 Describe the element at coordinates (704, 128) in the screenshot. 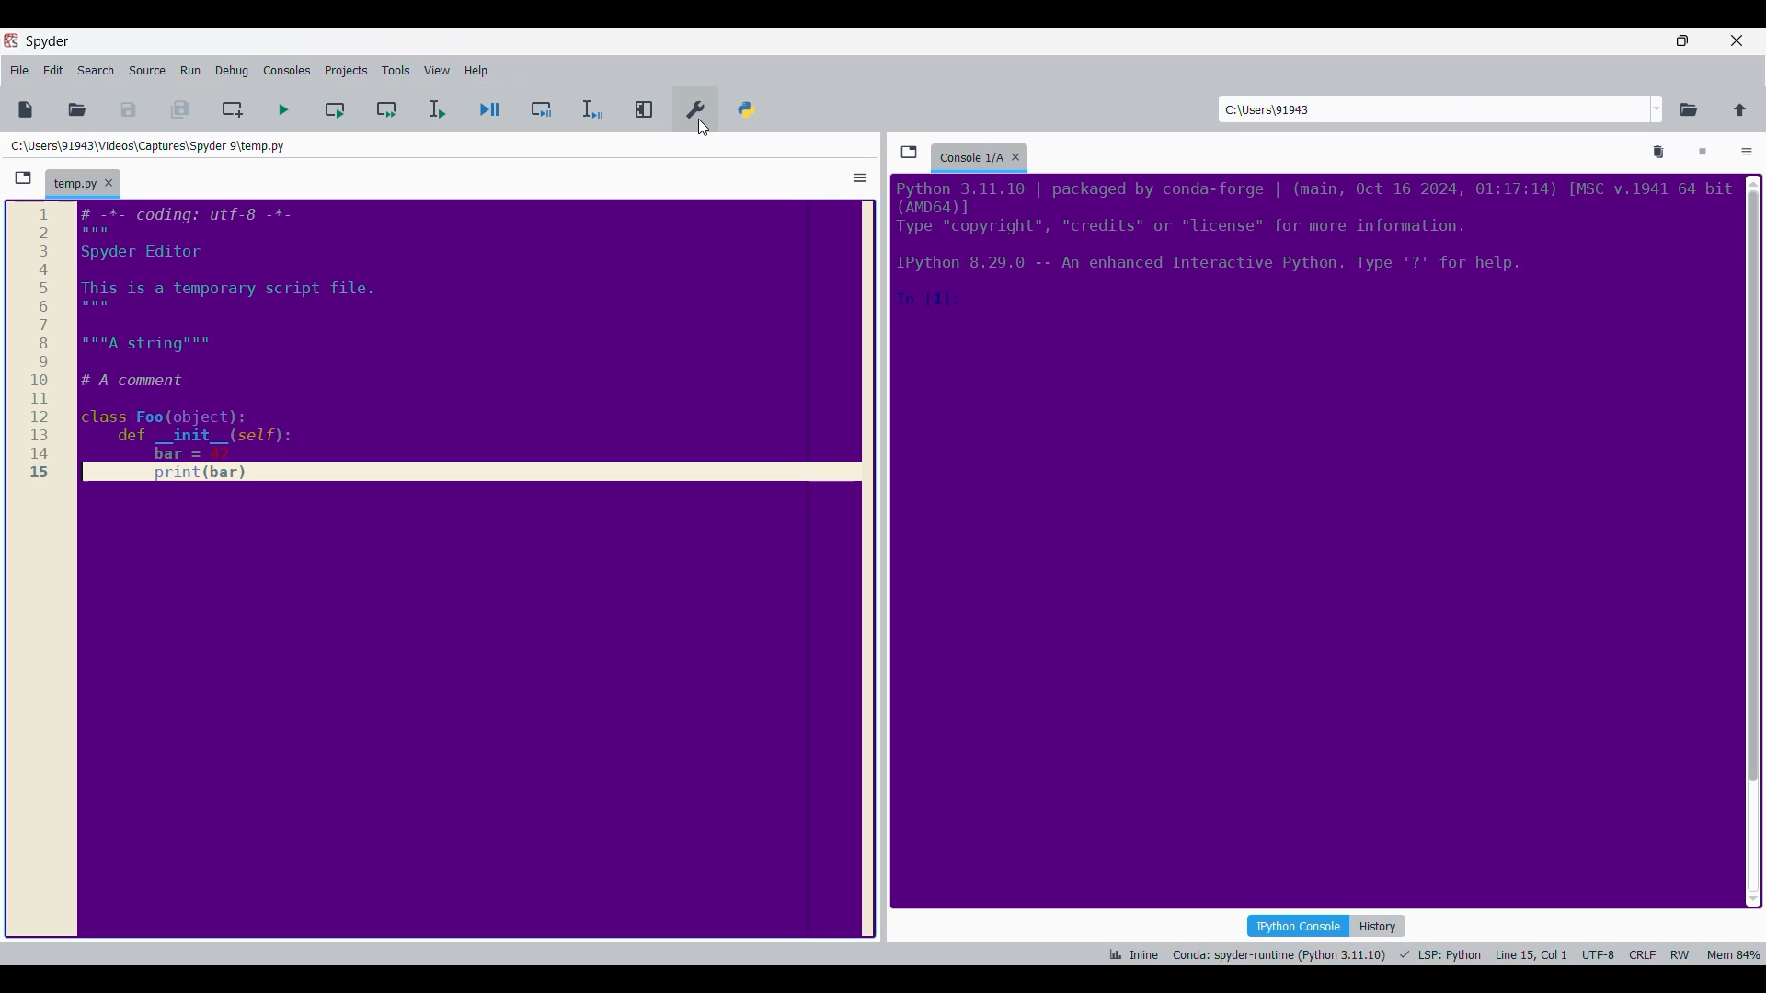

I see `cursor` at that location.